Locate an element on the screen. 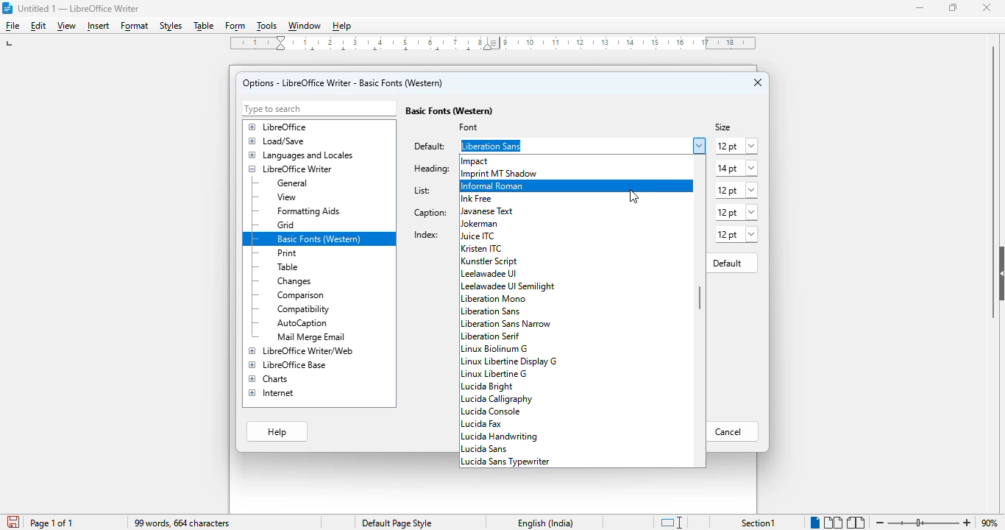 The height and width of the screenshot is (530, 1005). 14 pt is located at coordinates (736, 168).